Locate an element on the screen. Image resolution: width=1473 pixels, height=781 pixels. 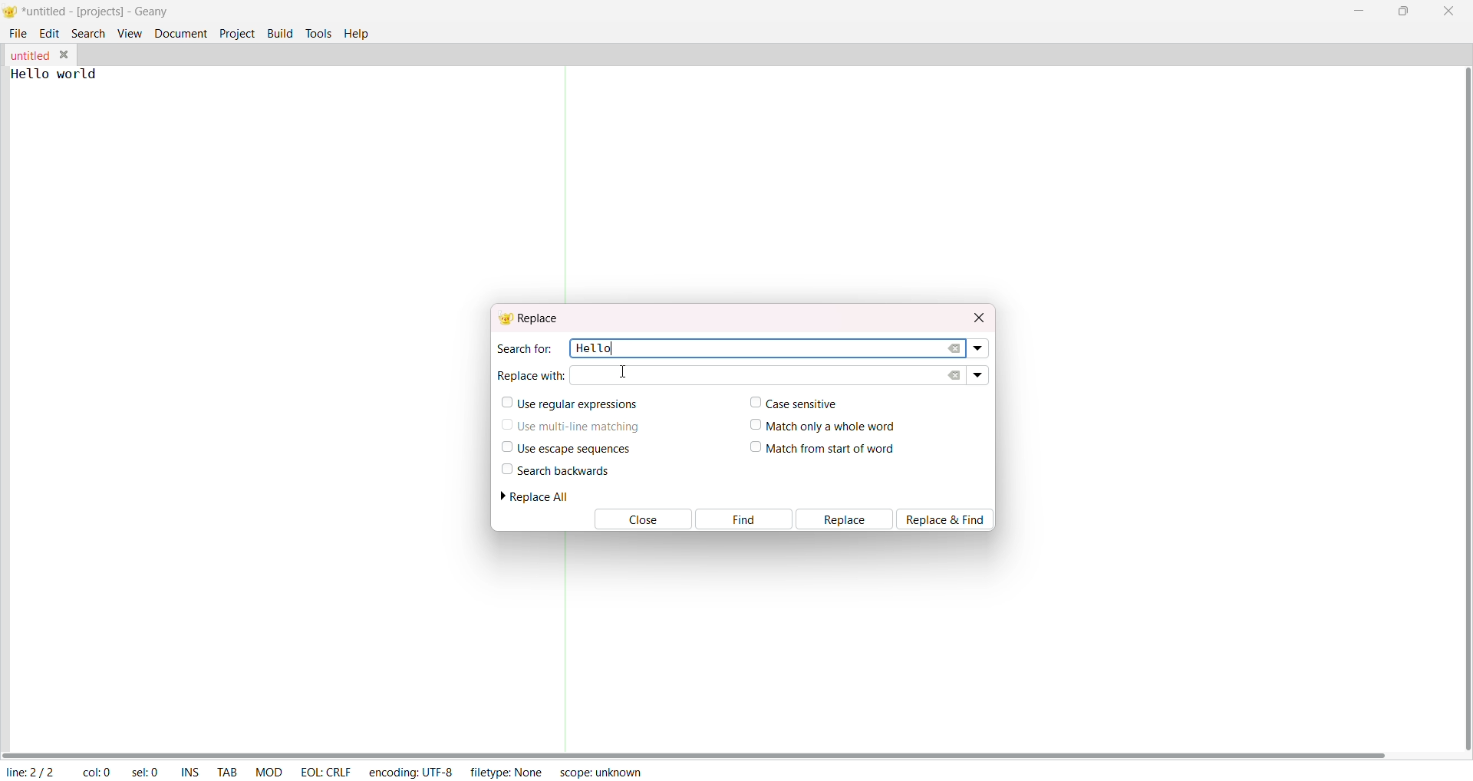
Separator is located at coordinates (565, 642).